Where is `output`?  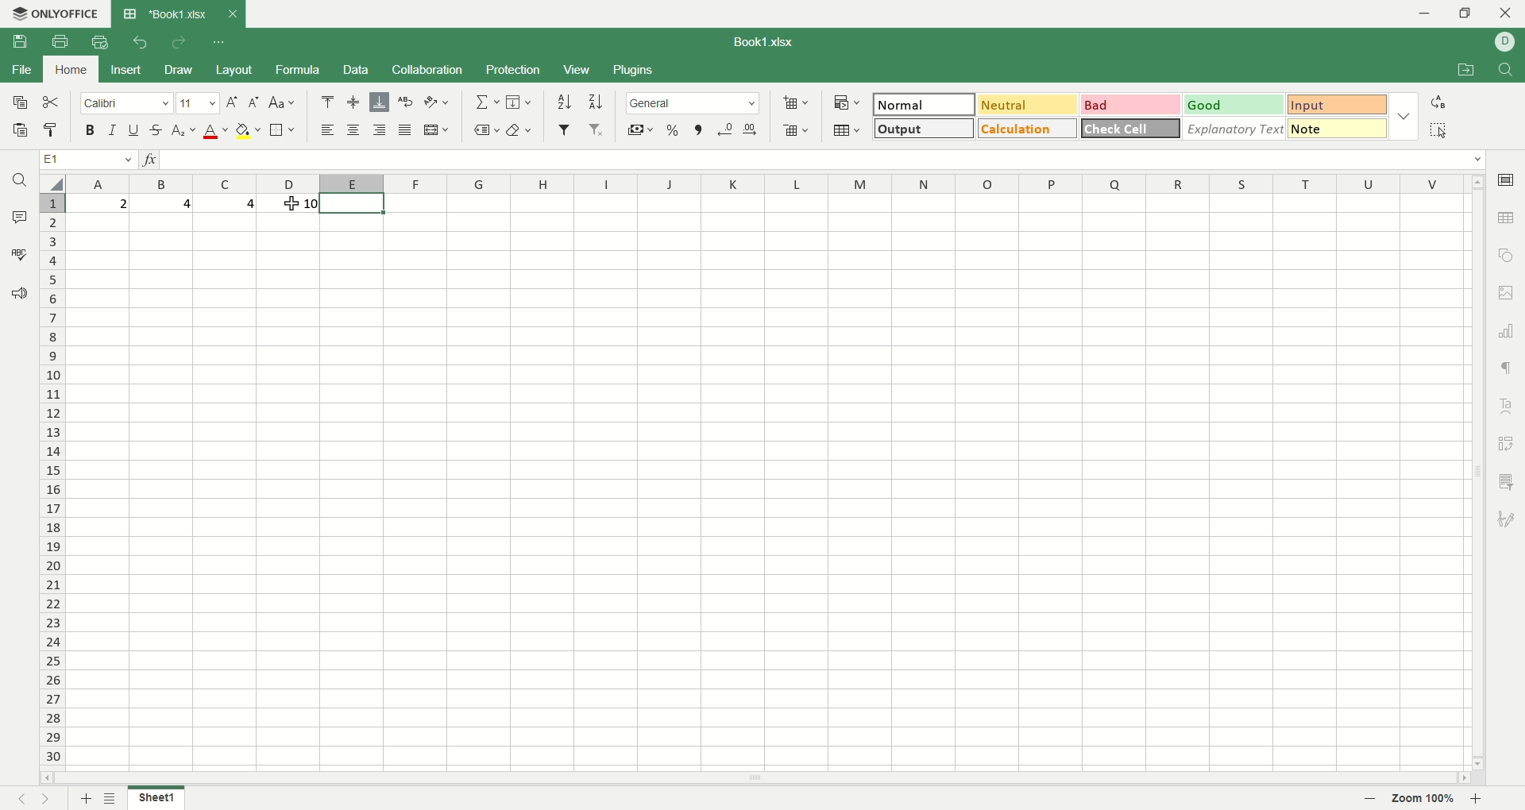
output is located at coordinates (923, 129).